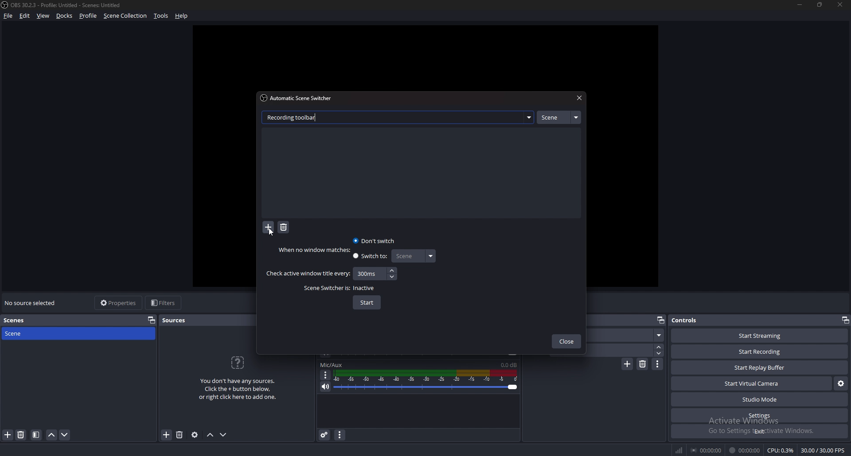  Describe the element at coordinates (326, 386) in the screenshot. I see `mute` at that location.